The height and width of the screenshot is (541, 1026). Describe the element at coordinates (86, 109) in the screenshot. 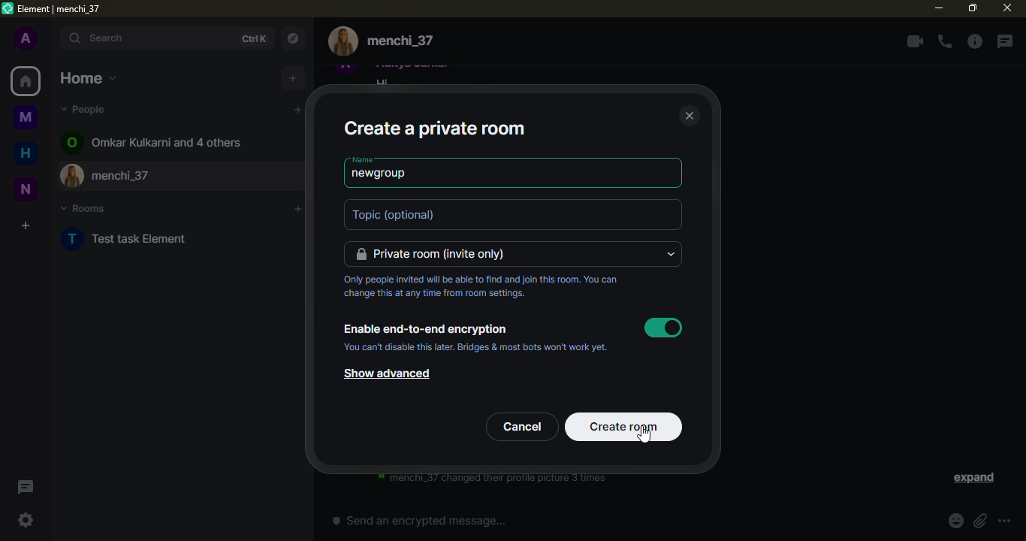

I see `people` at that location.